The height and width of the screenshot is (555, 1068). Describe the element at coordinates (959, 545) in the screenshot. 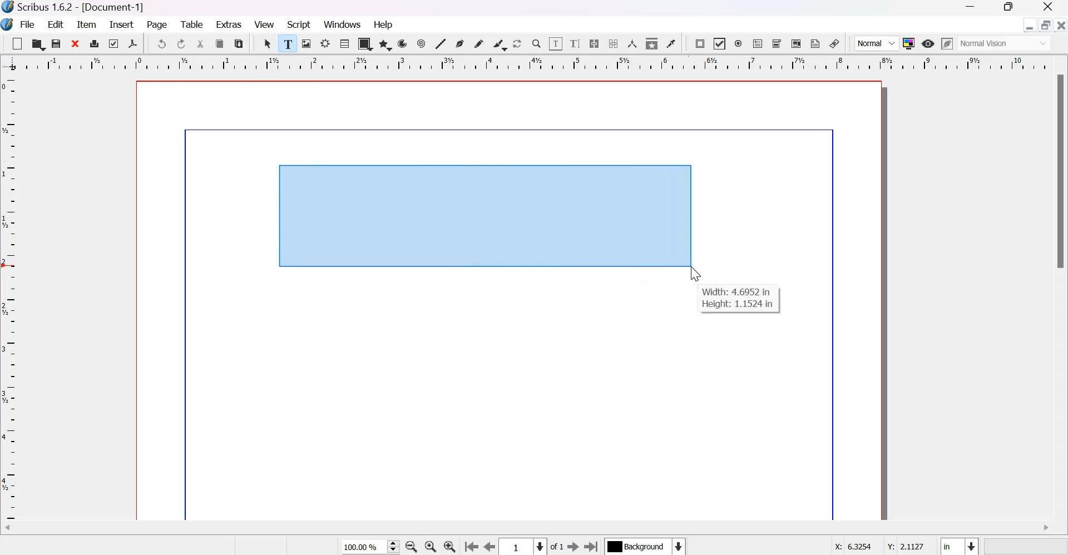

I see `select the current unit` at that location.